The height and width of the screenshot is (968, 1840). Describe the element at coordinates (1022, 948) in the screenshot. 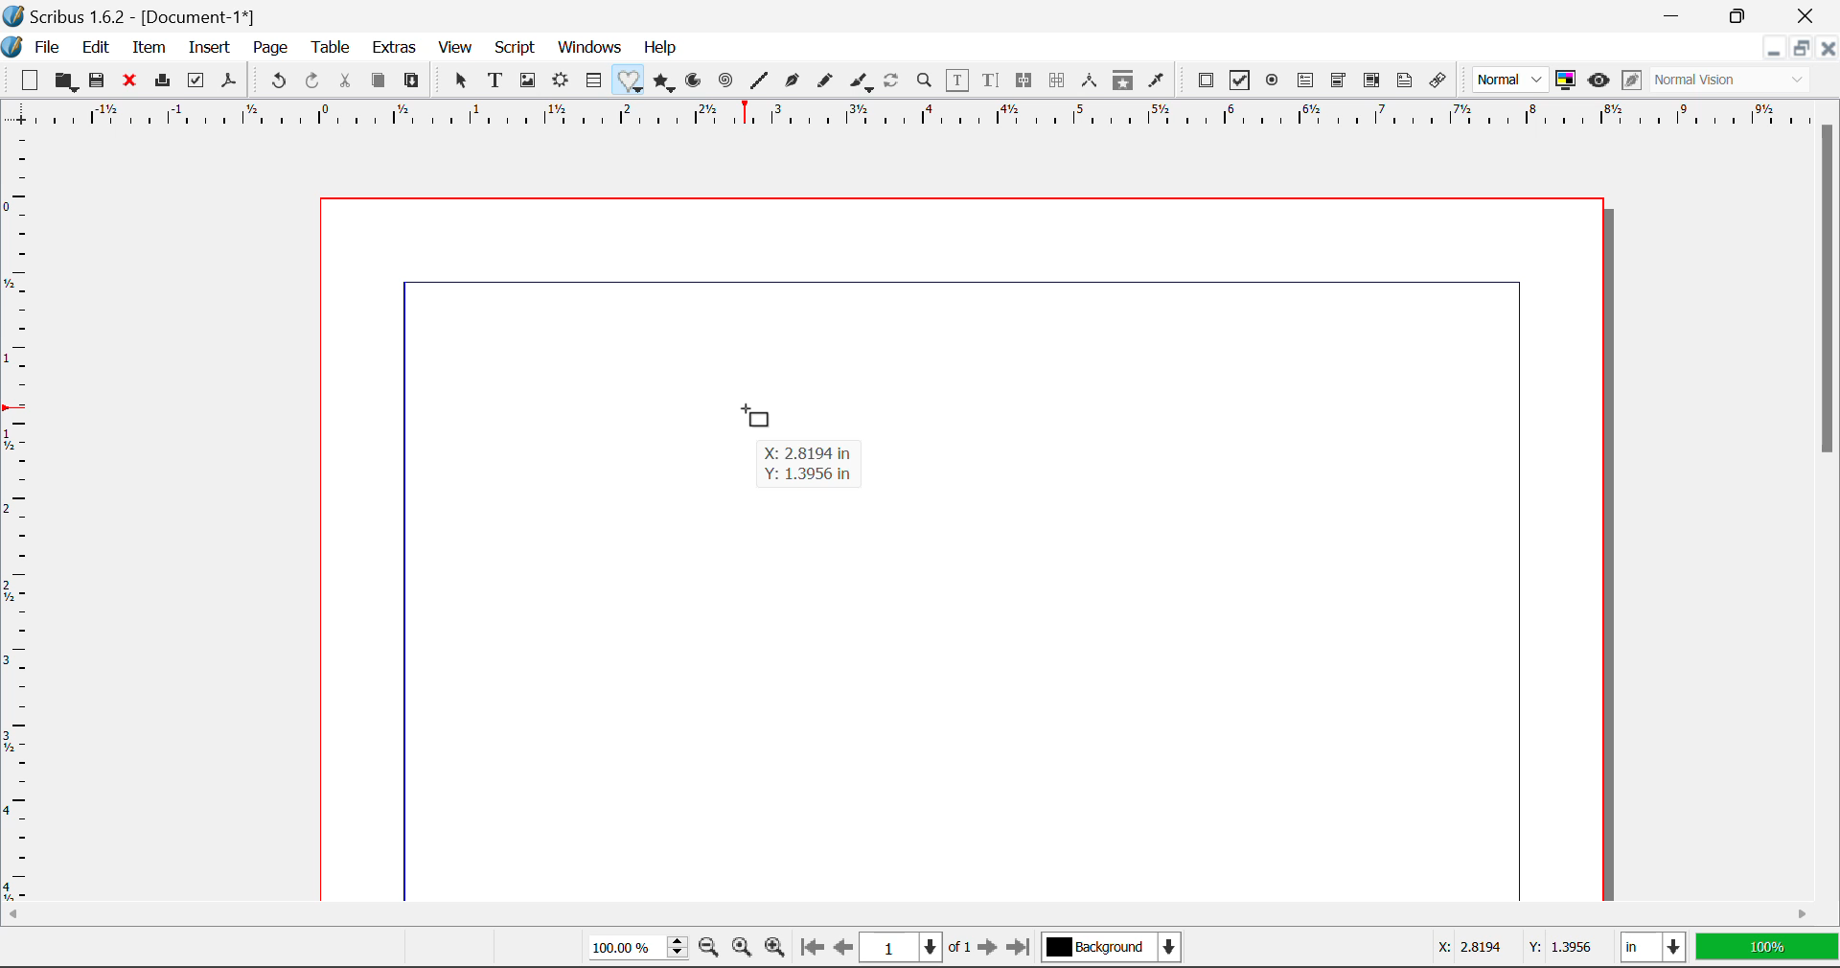

I see `Last Page` at that location.